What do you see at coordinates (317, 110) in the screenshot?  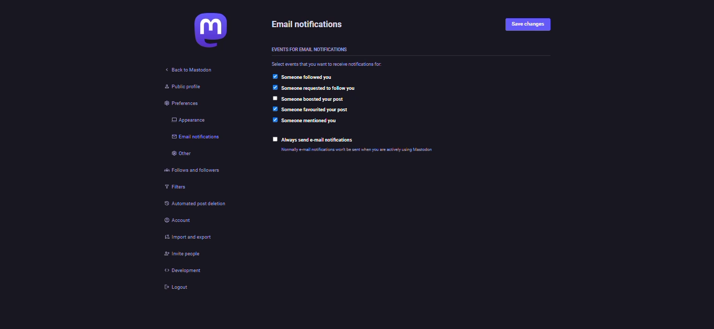 I see `someone favorited your post` at bounding box center [317, 110].